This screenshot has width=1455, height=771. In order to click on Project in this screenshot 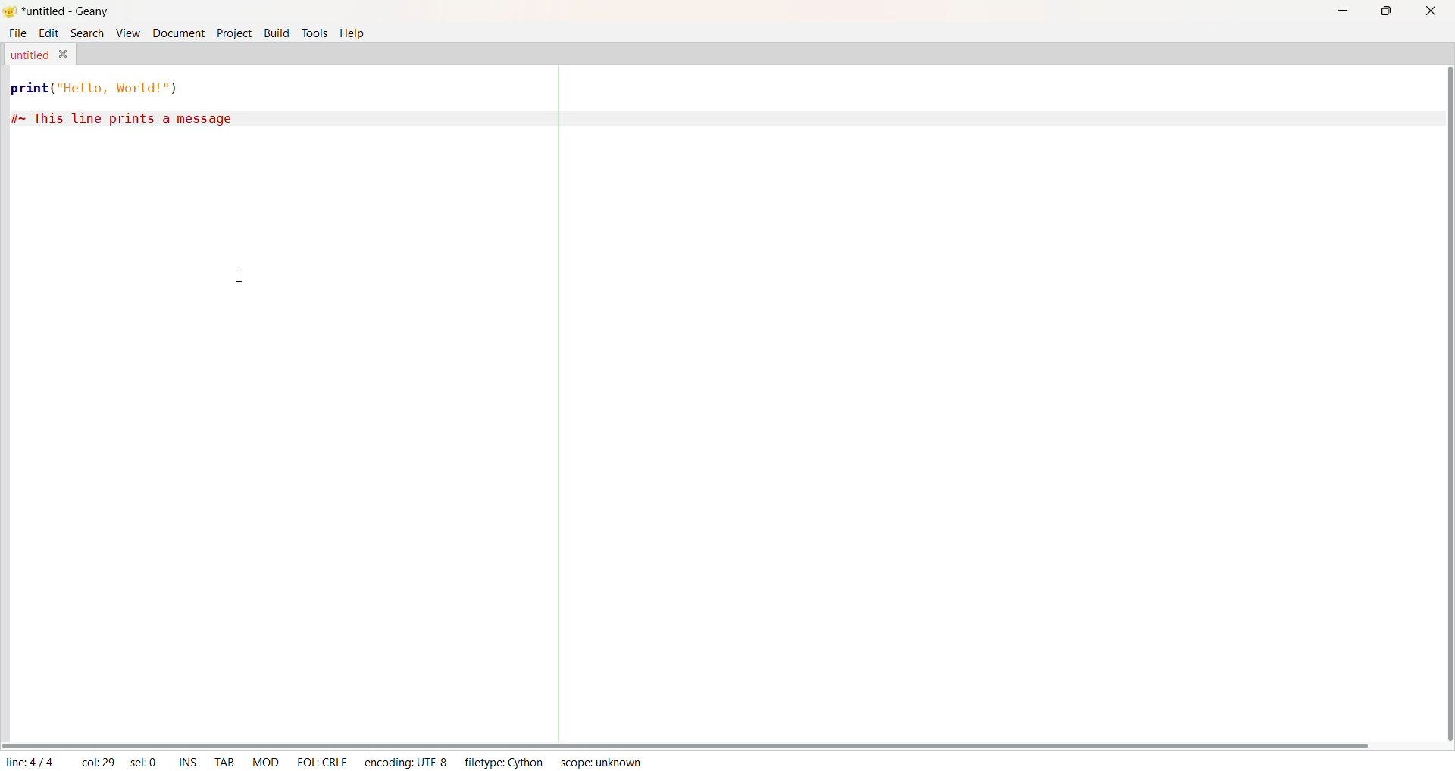, I will do `click(235, 36)`.